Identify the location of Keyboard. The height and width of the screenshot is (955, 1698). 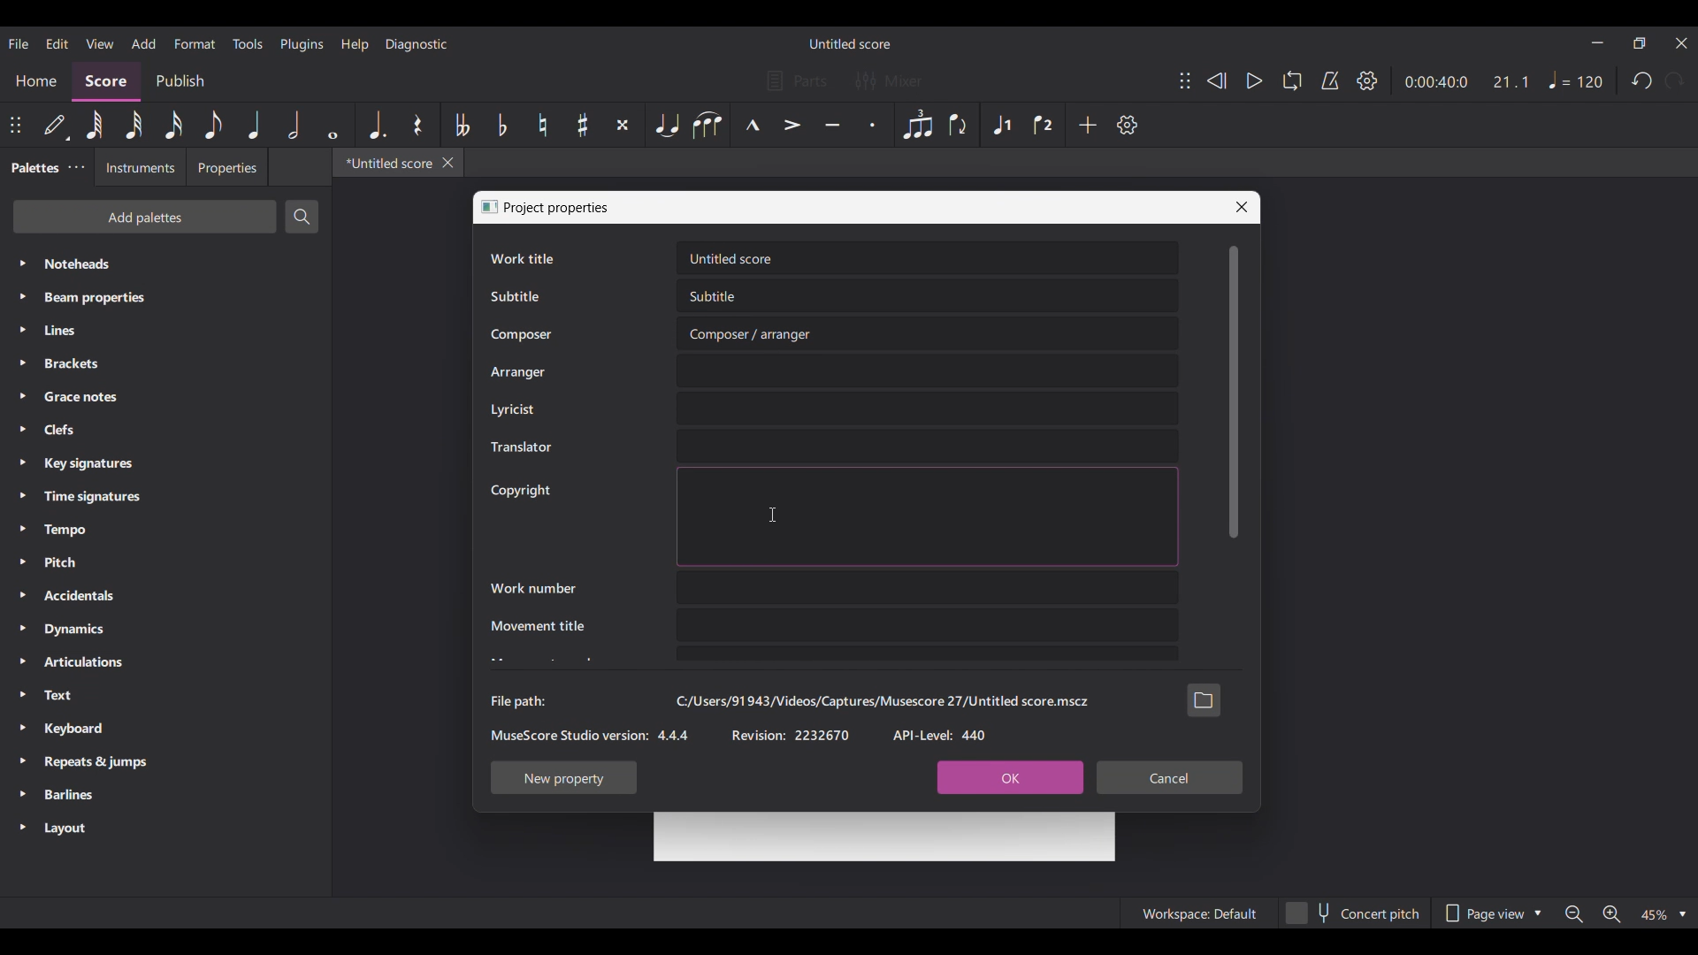
(166, 730).